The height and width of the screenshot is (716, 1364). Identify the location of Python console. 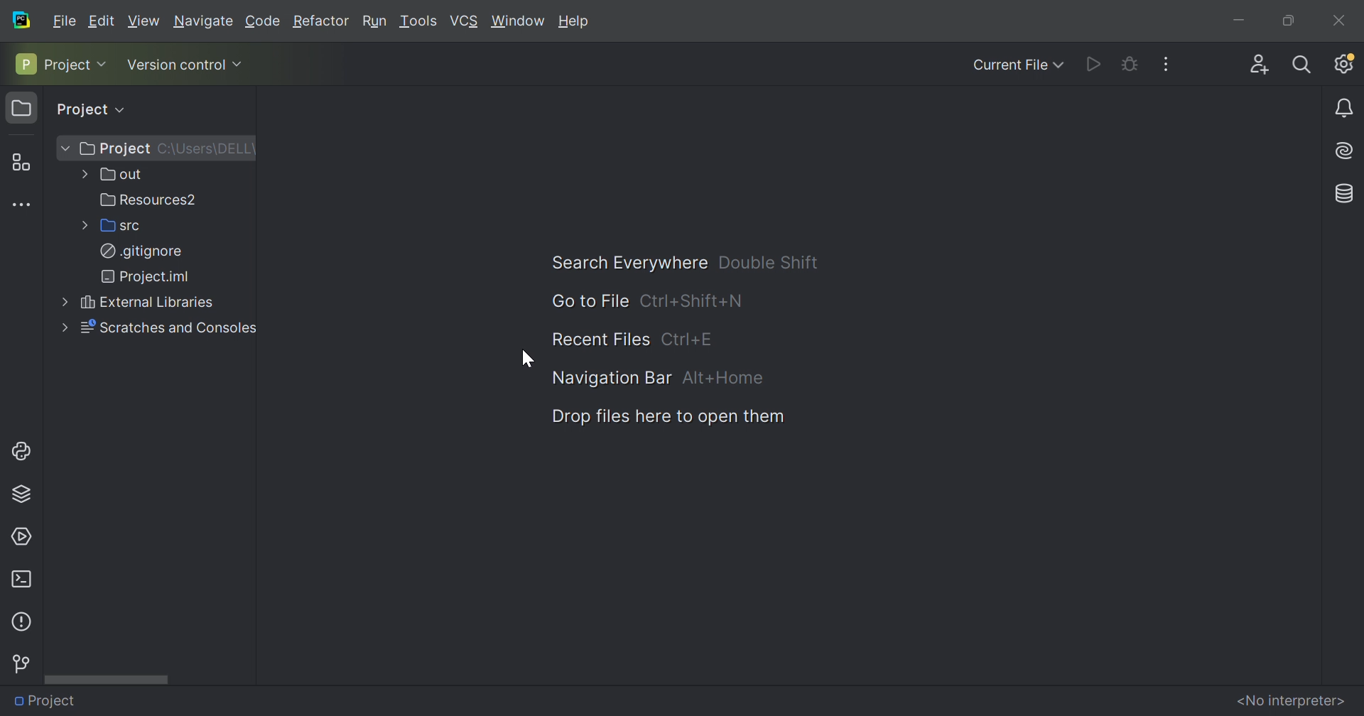
(24, 450).